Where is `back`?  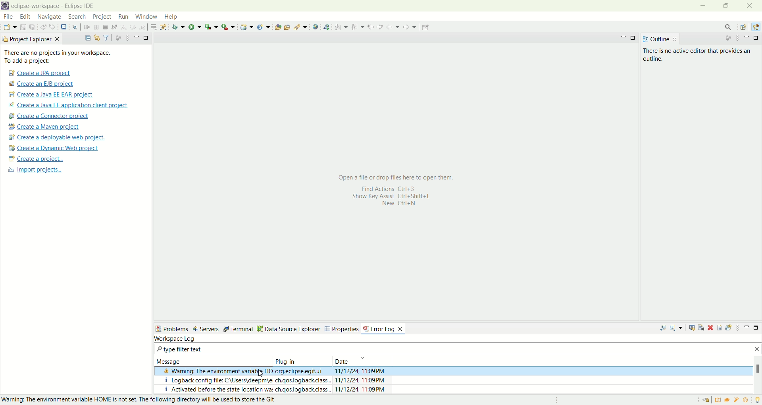 back is located at coordinates (393, 27).